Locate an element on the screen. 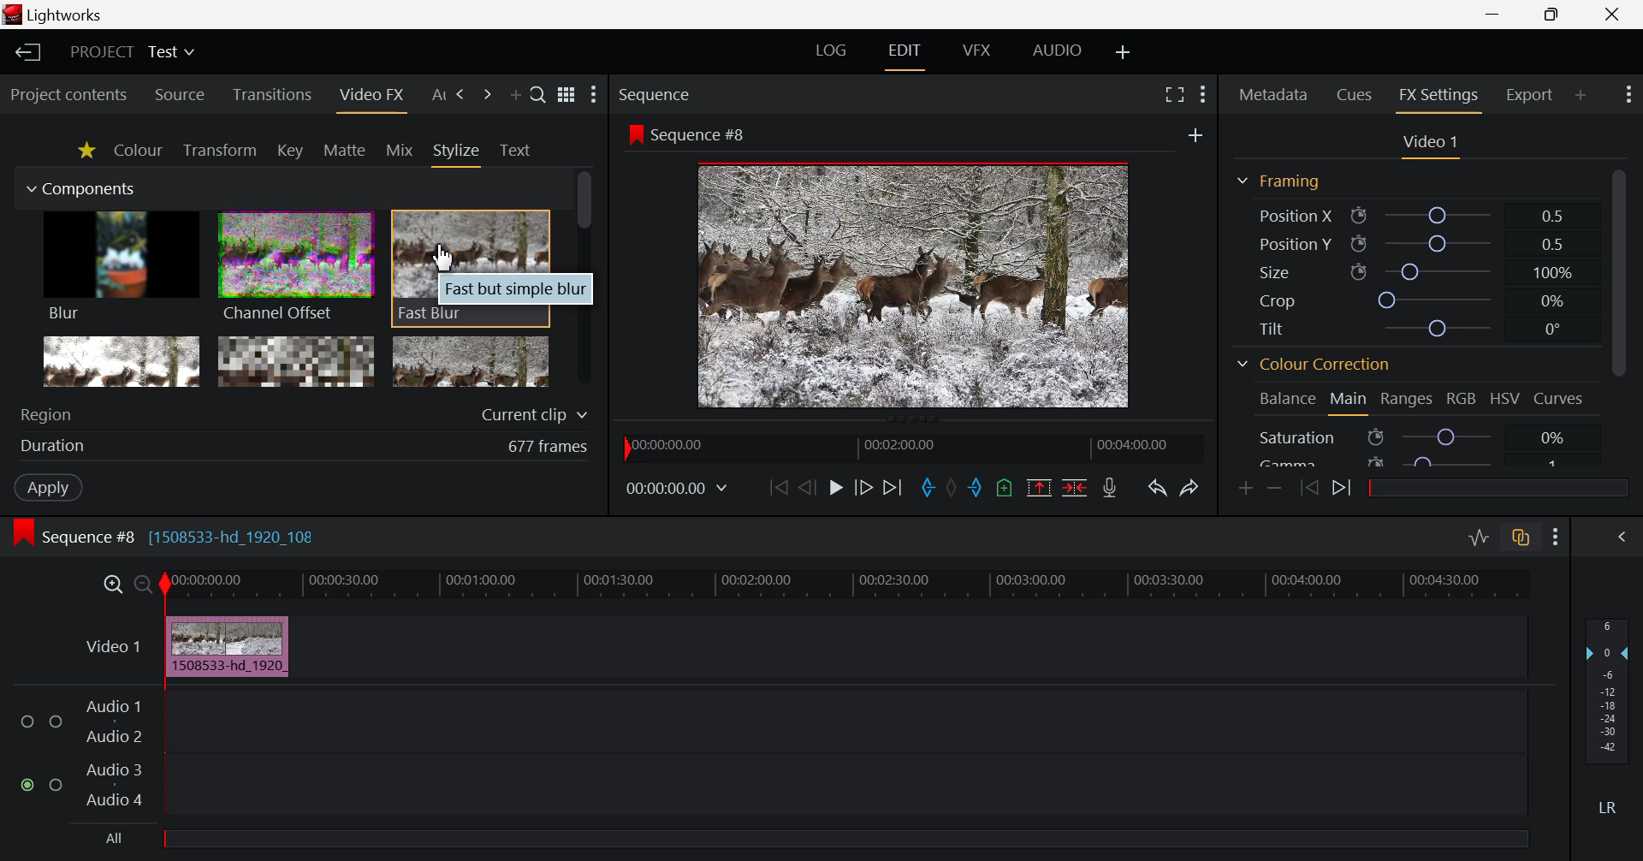 This screenshot has height=861, width=1643. Transitions is located at coordinates (284, 96).